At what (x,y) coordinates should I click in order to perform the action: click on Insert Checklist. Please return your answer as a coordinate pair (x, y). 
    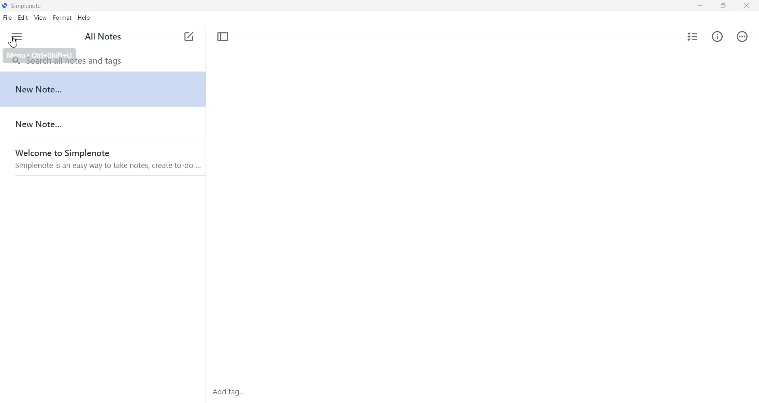
    Looking at the image, I should click on (693, 36).